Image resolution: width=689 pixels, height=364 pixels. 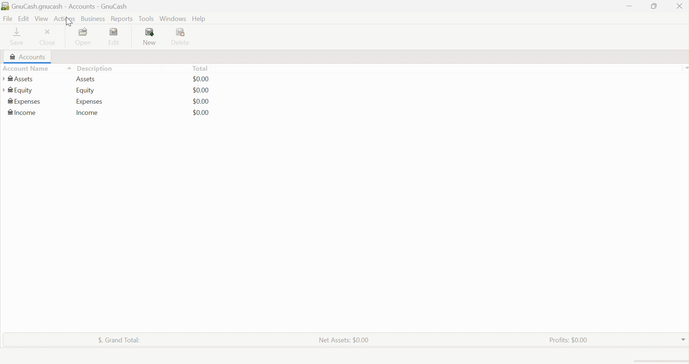 I want to click on $0.00, so click(x=201, y=79).